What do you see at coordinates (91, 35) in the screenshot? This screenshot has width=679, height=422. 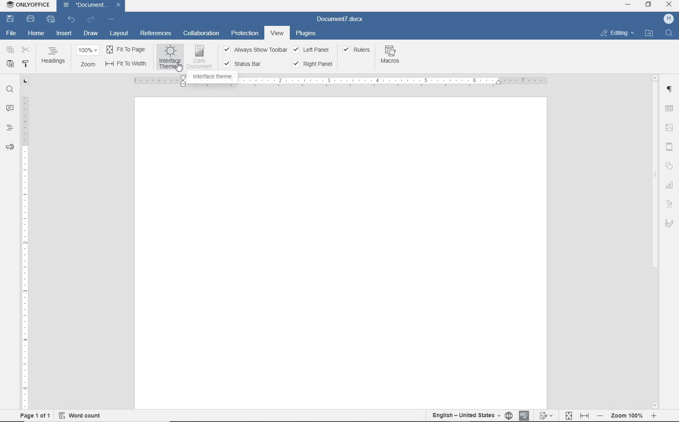 I see `DRAW` at bounding box center [91, 35].